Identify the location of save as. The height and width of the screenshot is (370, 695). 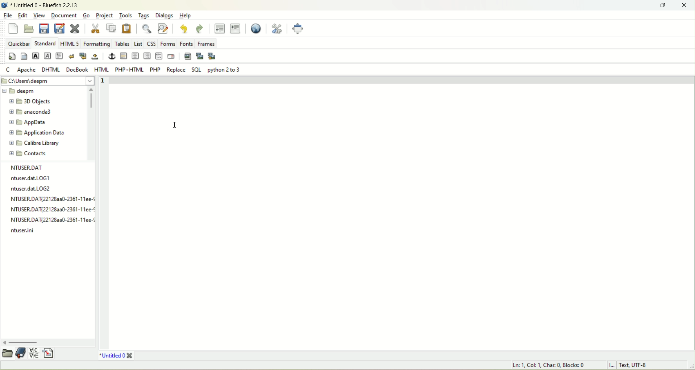
(60, 28).